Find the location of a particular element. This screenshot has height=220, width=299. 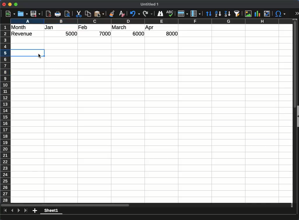

undo is located at coordinates (135, 14).